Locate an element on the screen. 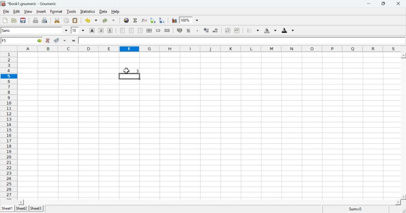  Sum is located at coordinates (135, 20).